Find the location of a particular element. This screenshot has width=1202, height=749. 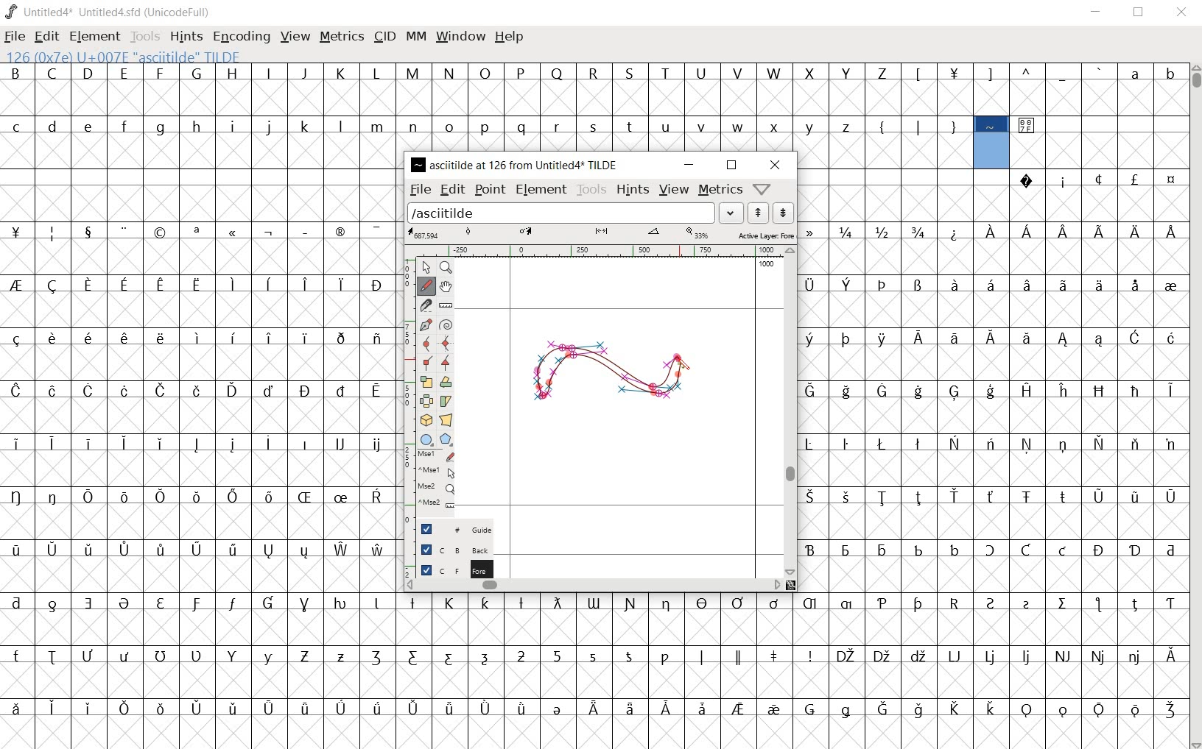

background is located at coordinates (449, 548).